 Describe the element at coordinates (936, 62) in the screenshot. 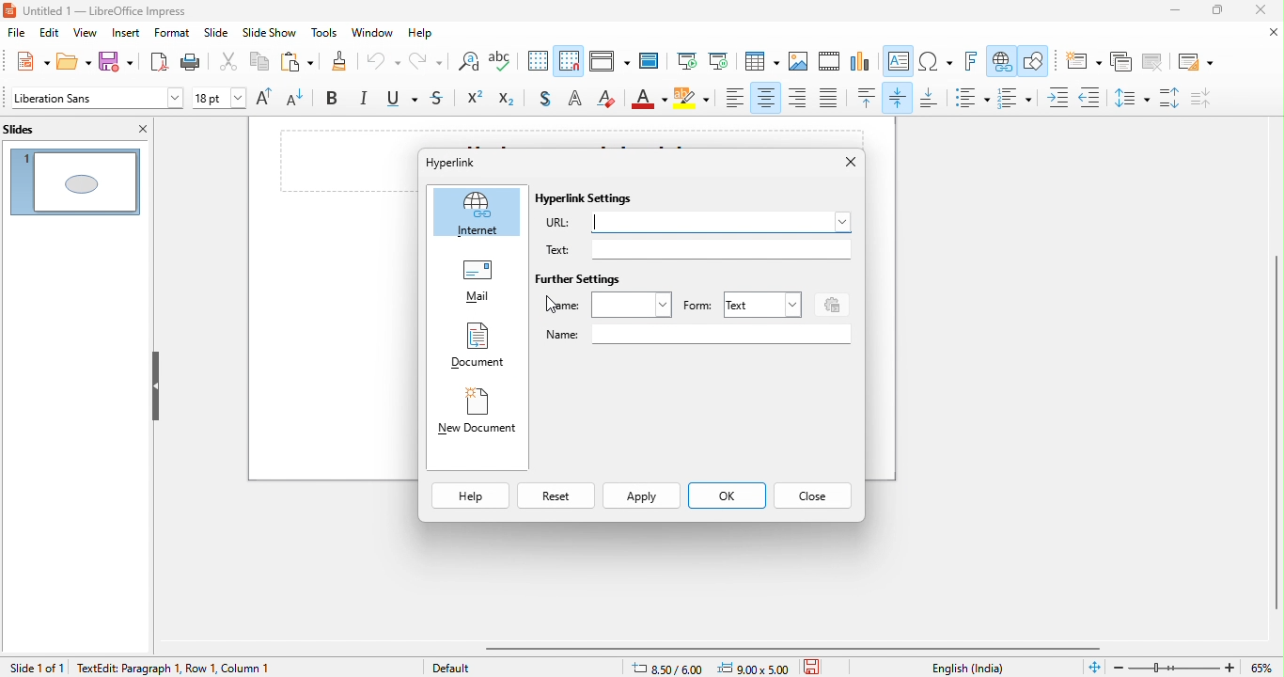

I see `special character` at that location.